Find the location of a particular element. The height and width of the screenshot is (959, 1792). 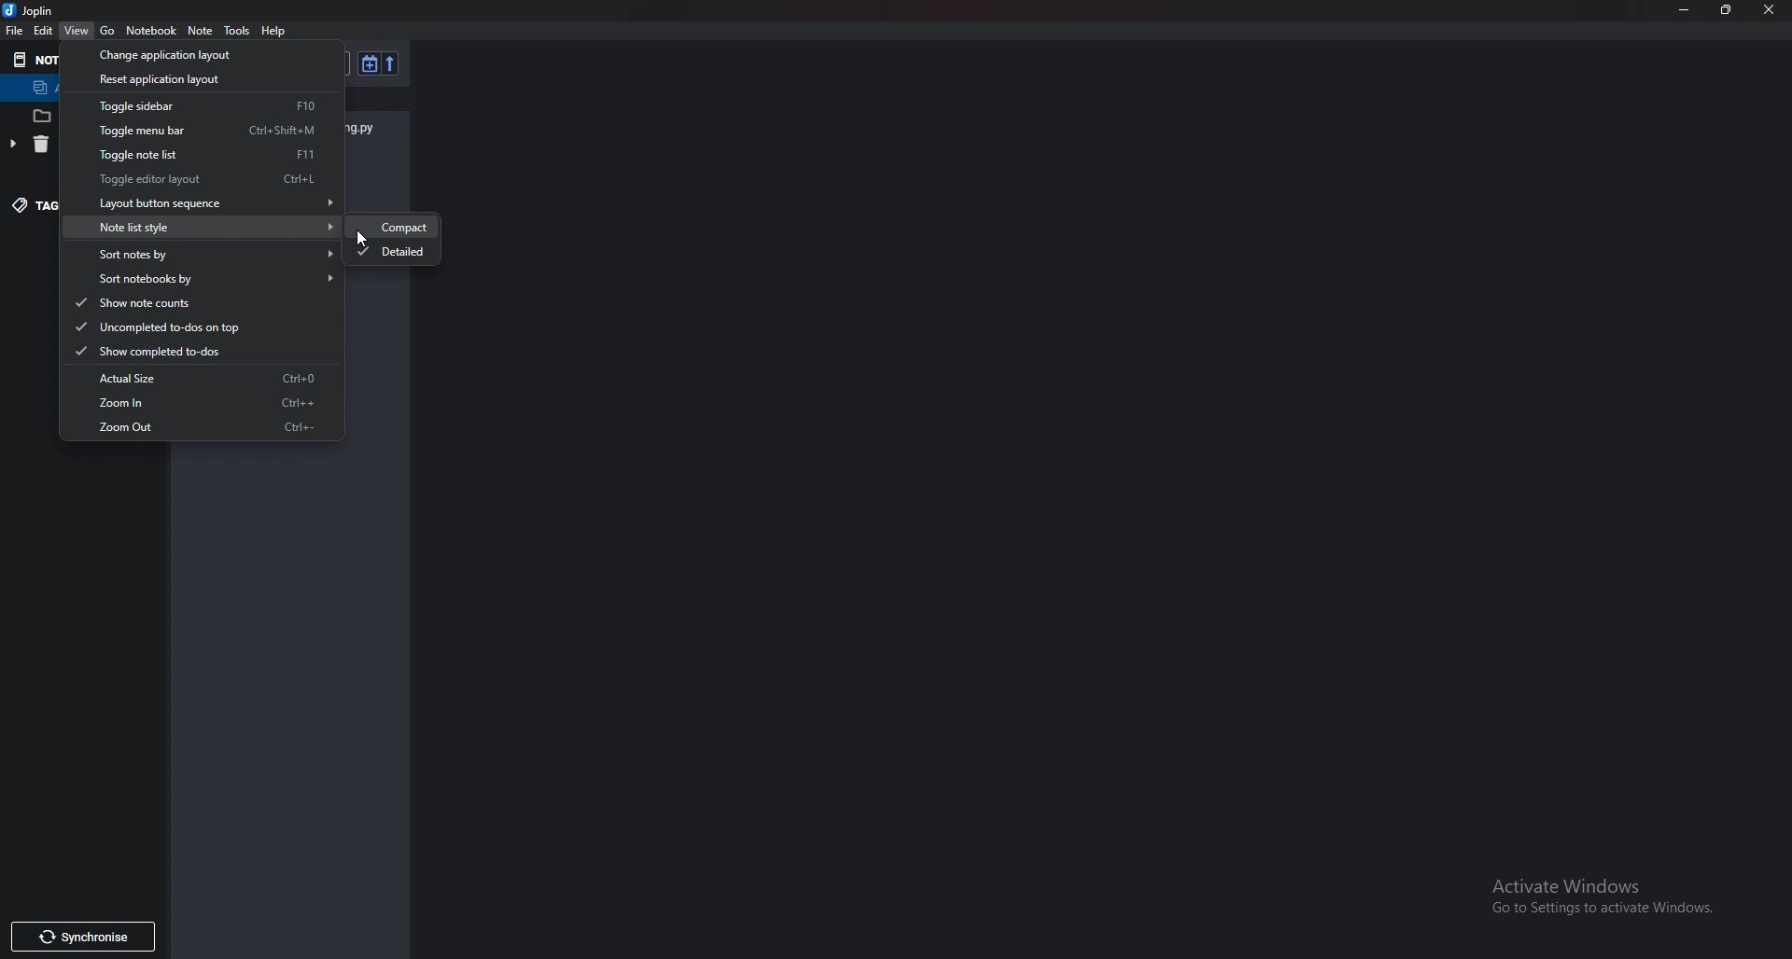

Zoom in is located at coordinates (205, 400).